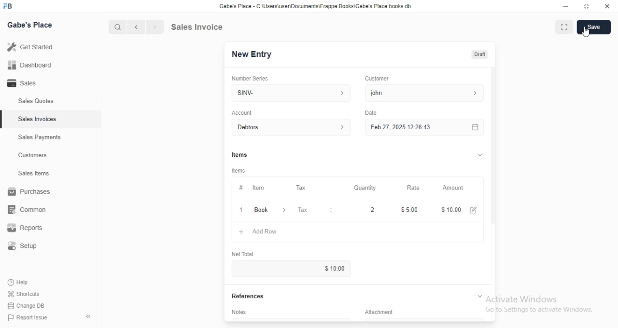  What do you see at coordinates (87, 315) in the screenshot?
I see `collapse` at bounding box center [87, 315].